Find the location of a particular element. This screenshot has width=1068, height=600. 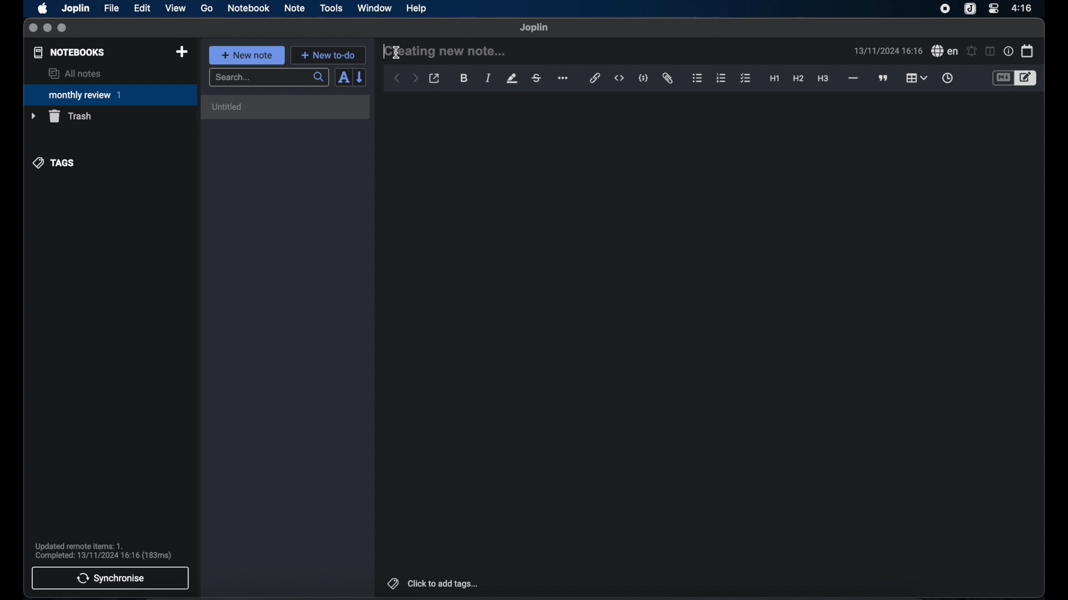

highlight is located at coordinates (512, 78).